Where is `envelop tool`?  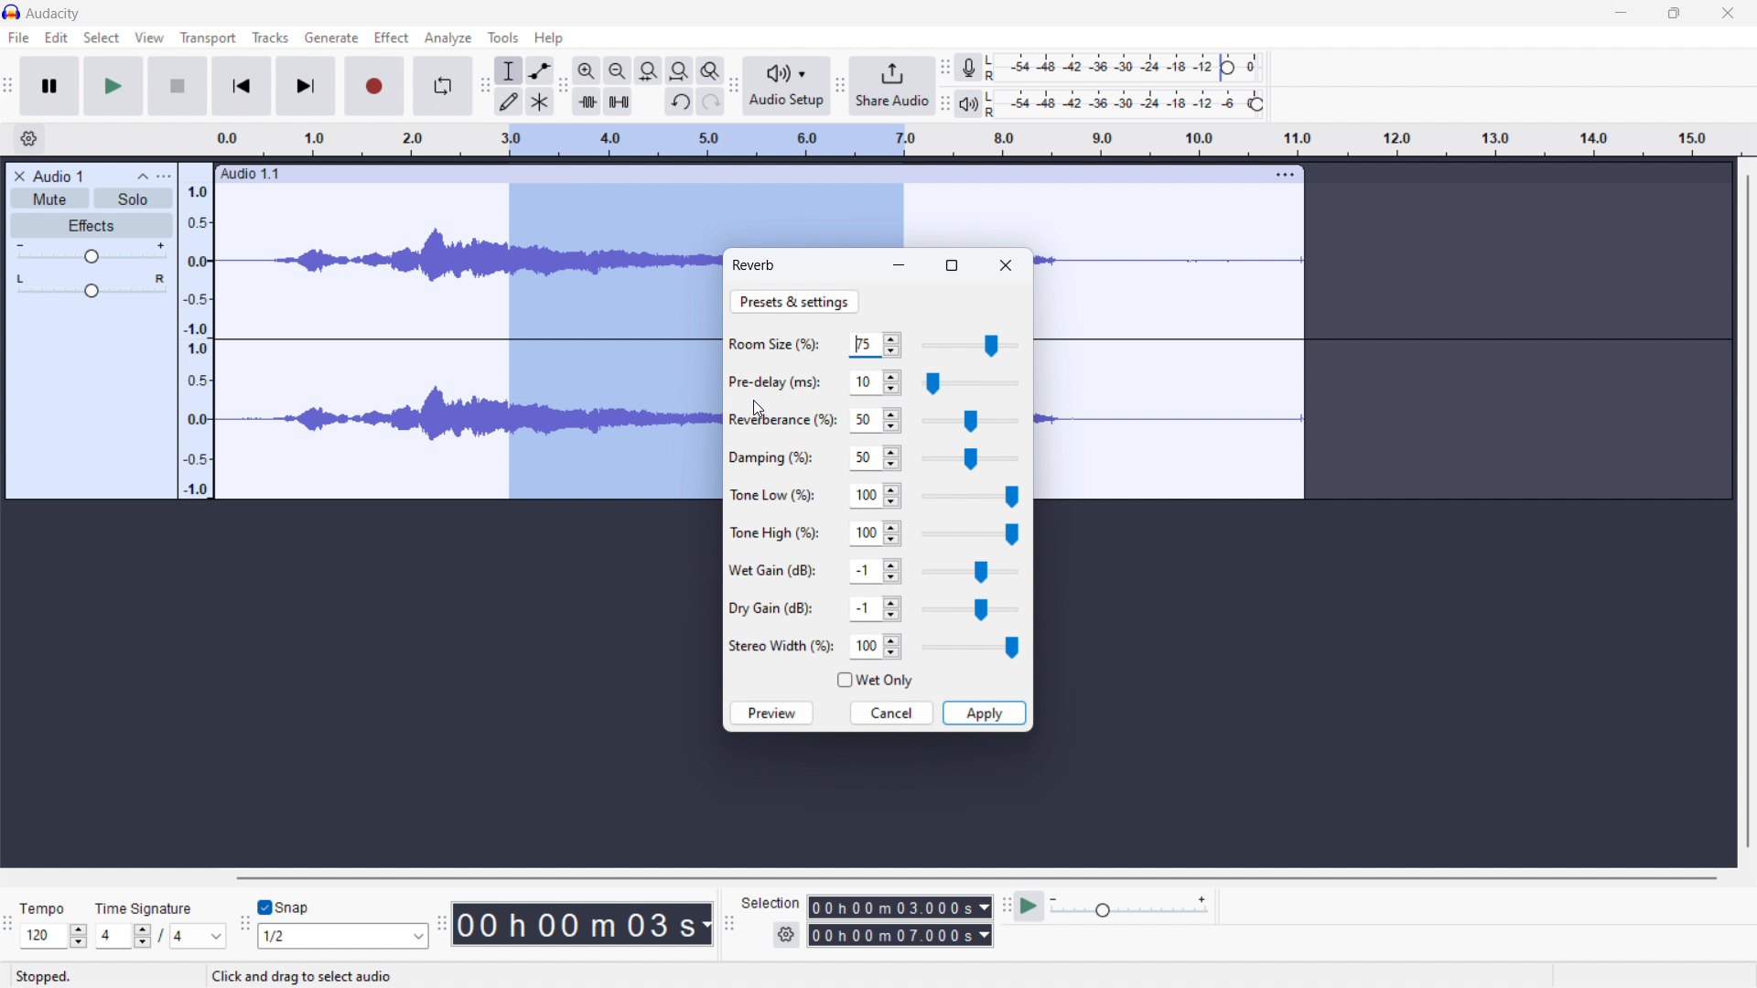 envelop tool is located at coordinates (540, 70).